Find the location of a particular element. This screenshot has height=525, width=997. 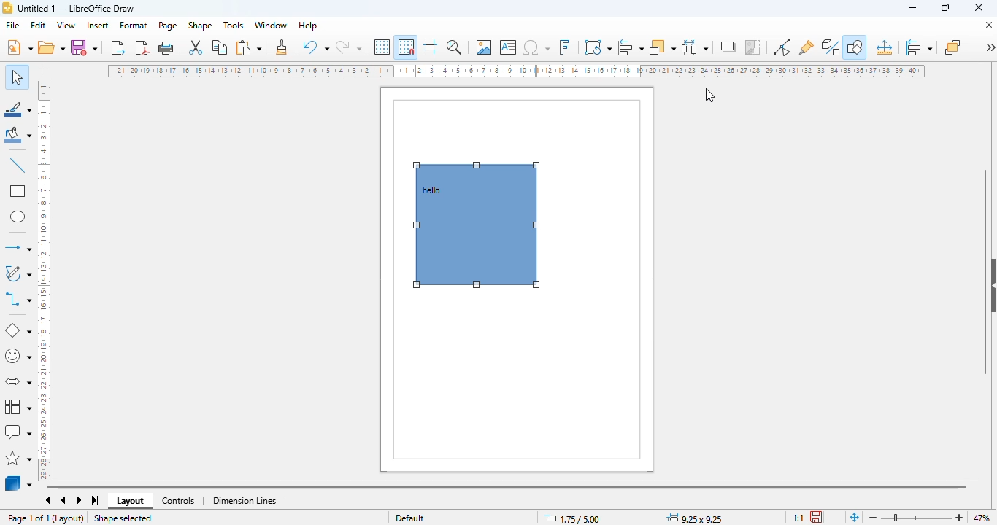

stars and banners is located at coordinates (19, 457).